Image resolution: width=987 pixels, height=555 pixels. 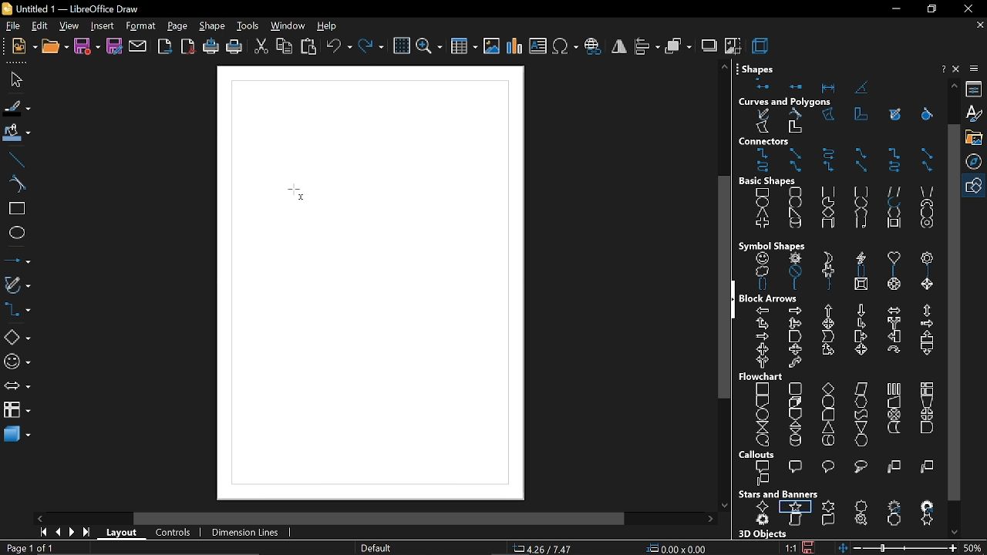 What do you see at coordinates (647, 47) in the screenshot?
I see `align` at bounding box center [647, 47].